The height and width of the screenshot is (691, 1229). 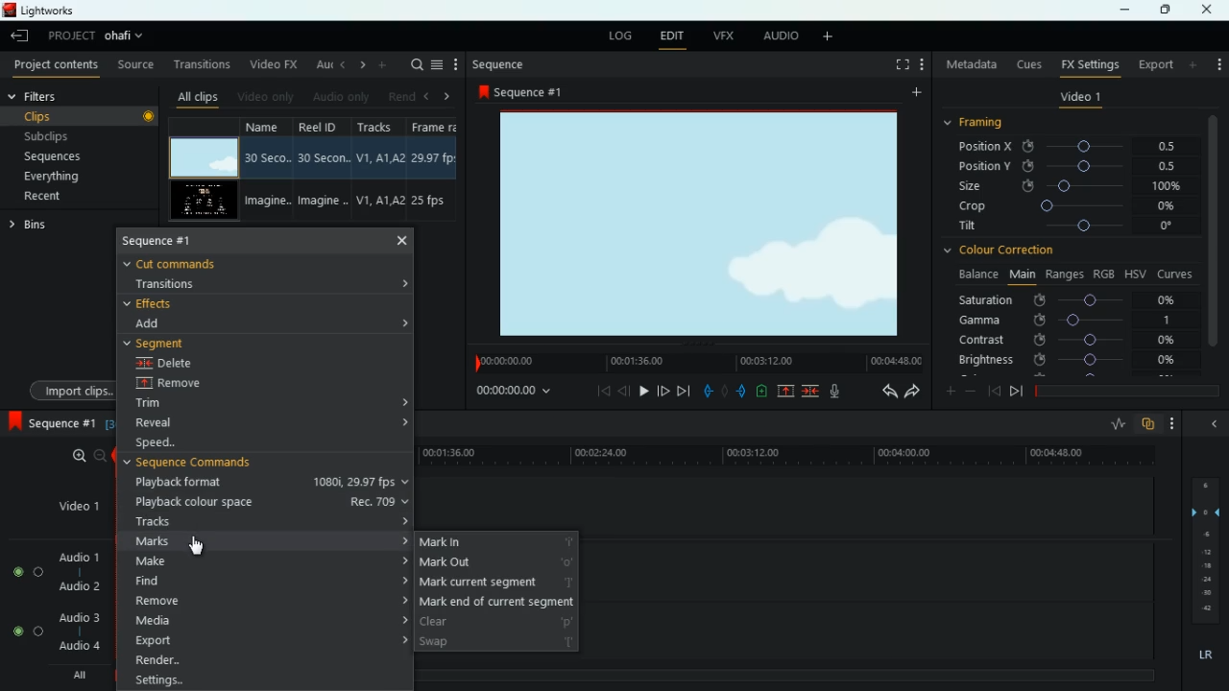 I want to click on add, so click(x=382, y=66).